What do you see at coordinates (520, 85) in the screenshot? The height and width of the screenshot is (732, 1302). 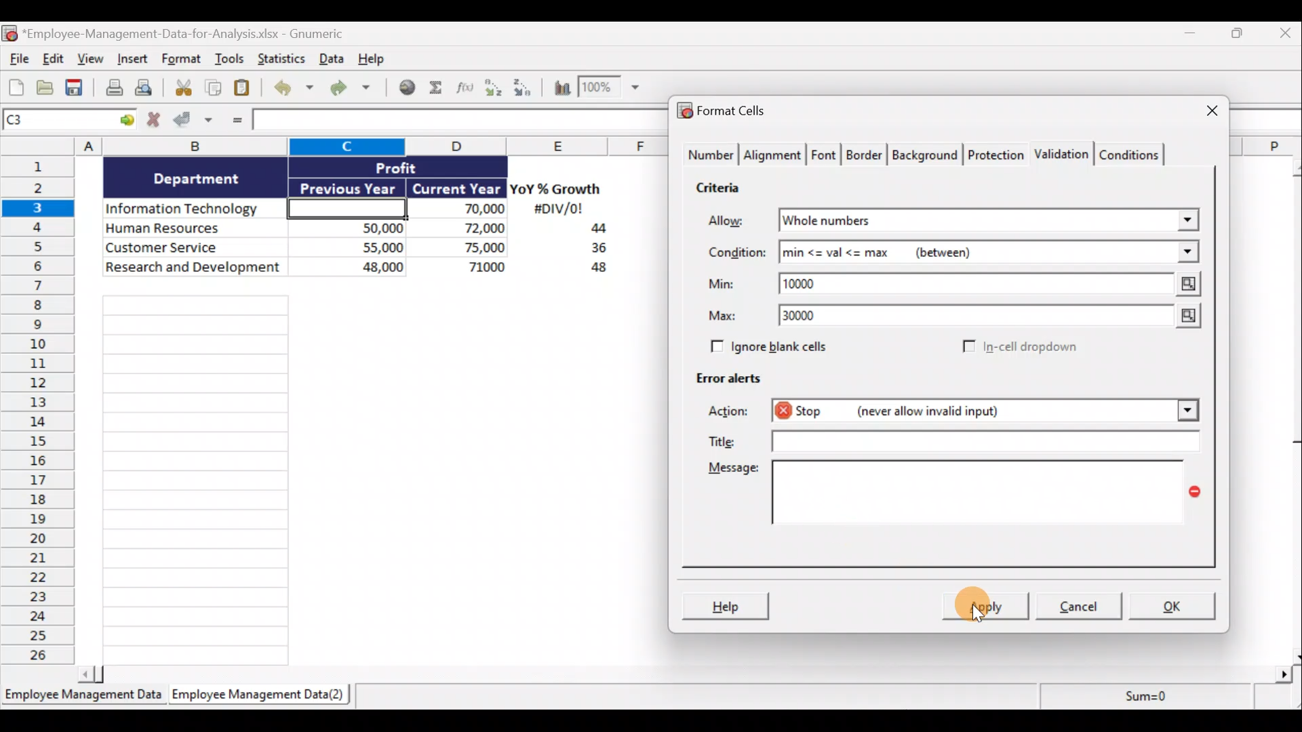 I see `Sort descending` at bounding box center [520, 85].